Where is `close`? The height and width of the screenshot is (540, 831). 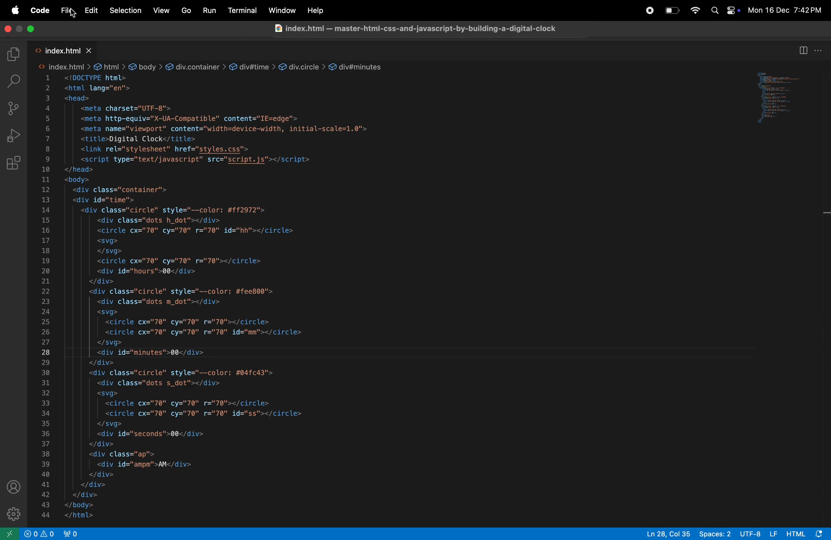 close is located at coordinates (8, 30).